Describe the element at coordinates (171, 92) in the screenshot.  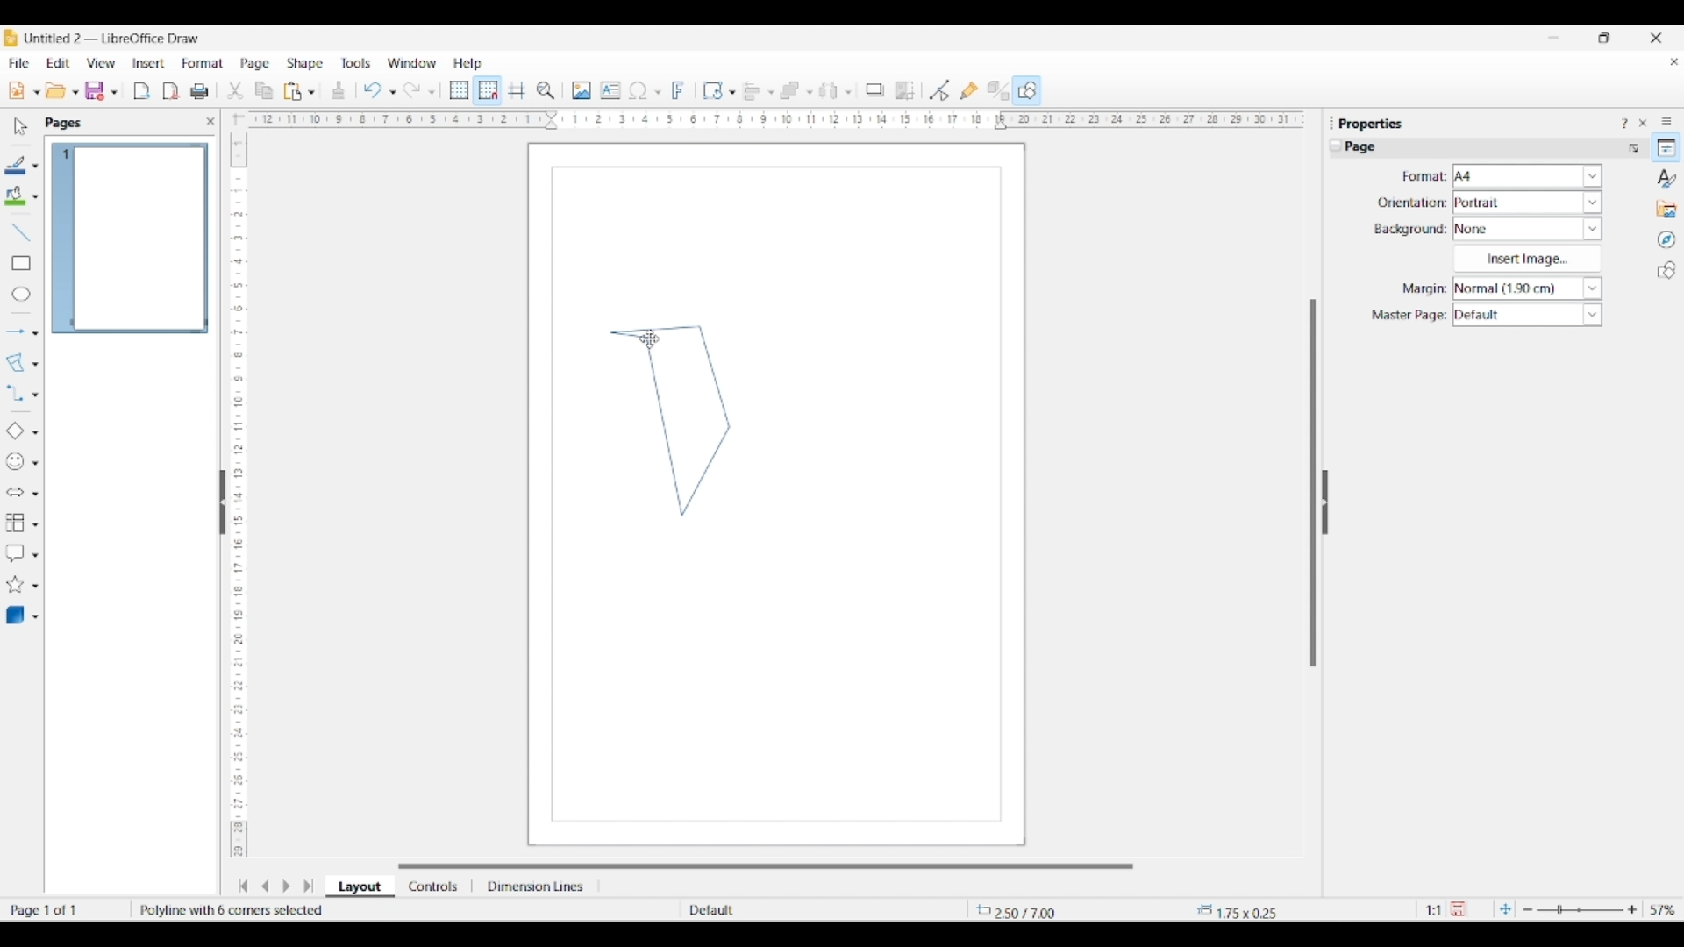
I see `Export directly as PDF` at that location.